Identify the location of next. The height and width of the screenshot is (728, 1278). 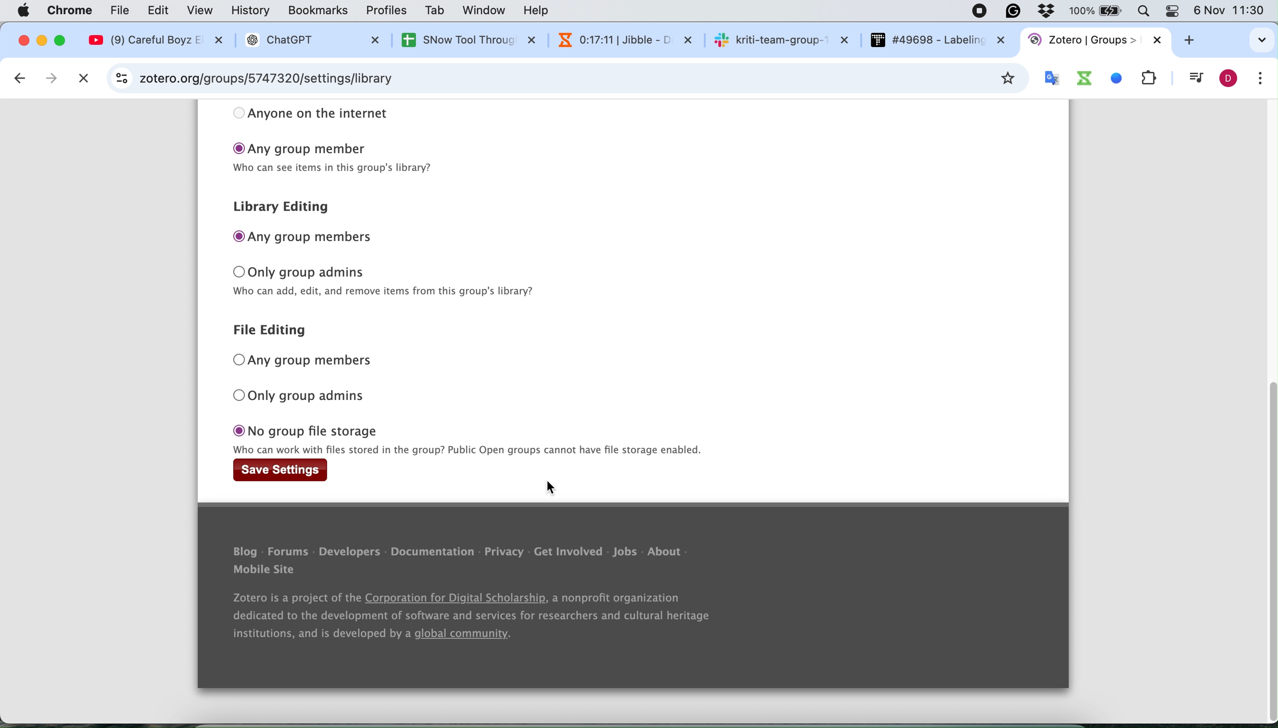
(58, 78).